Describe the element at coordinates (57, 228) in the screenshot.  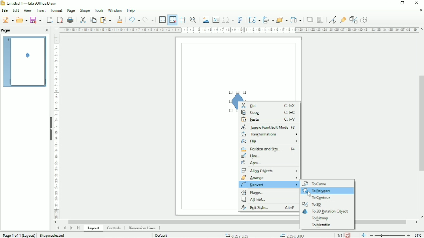
I see `Scroll to first page` at that location.